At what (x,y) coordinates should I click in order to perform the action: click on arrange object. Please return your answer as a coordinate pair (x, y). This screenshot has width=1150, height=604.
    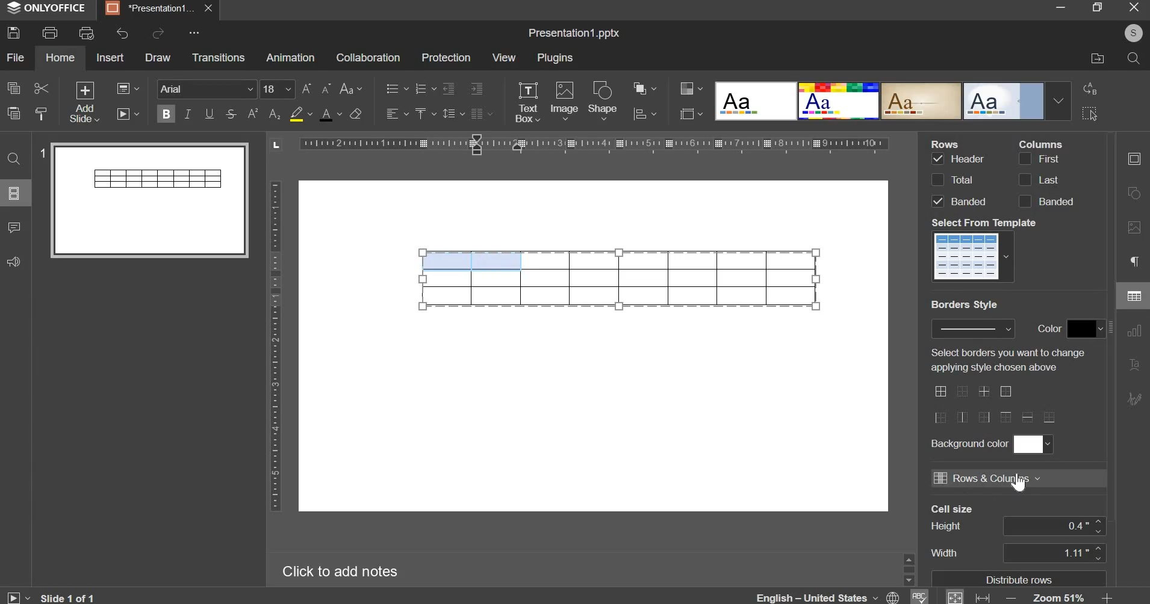
    Looking at the image, I should click on (644, 88).